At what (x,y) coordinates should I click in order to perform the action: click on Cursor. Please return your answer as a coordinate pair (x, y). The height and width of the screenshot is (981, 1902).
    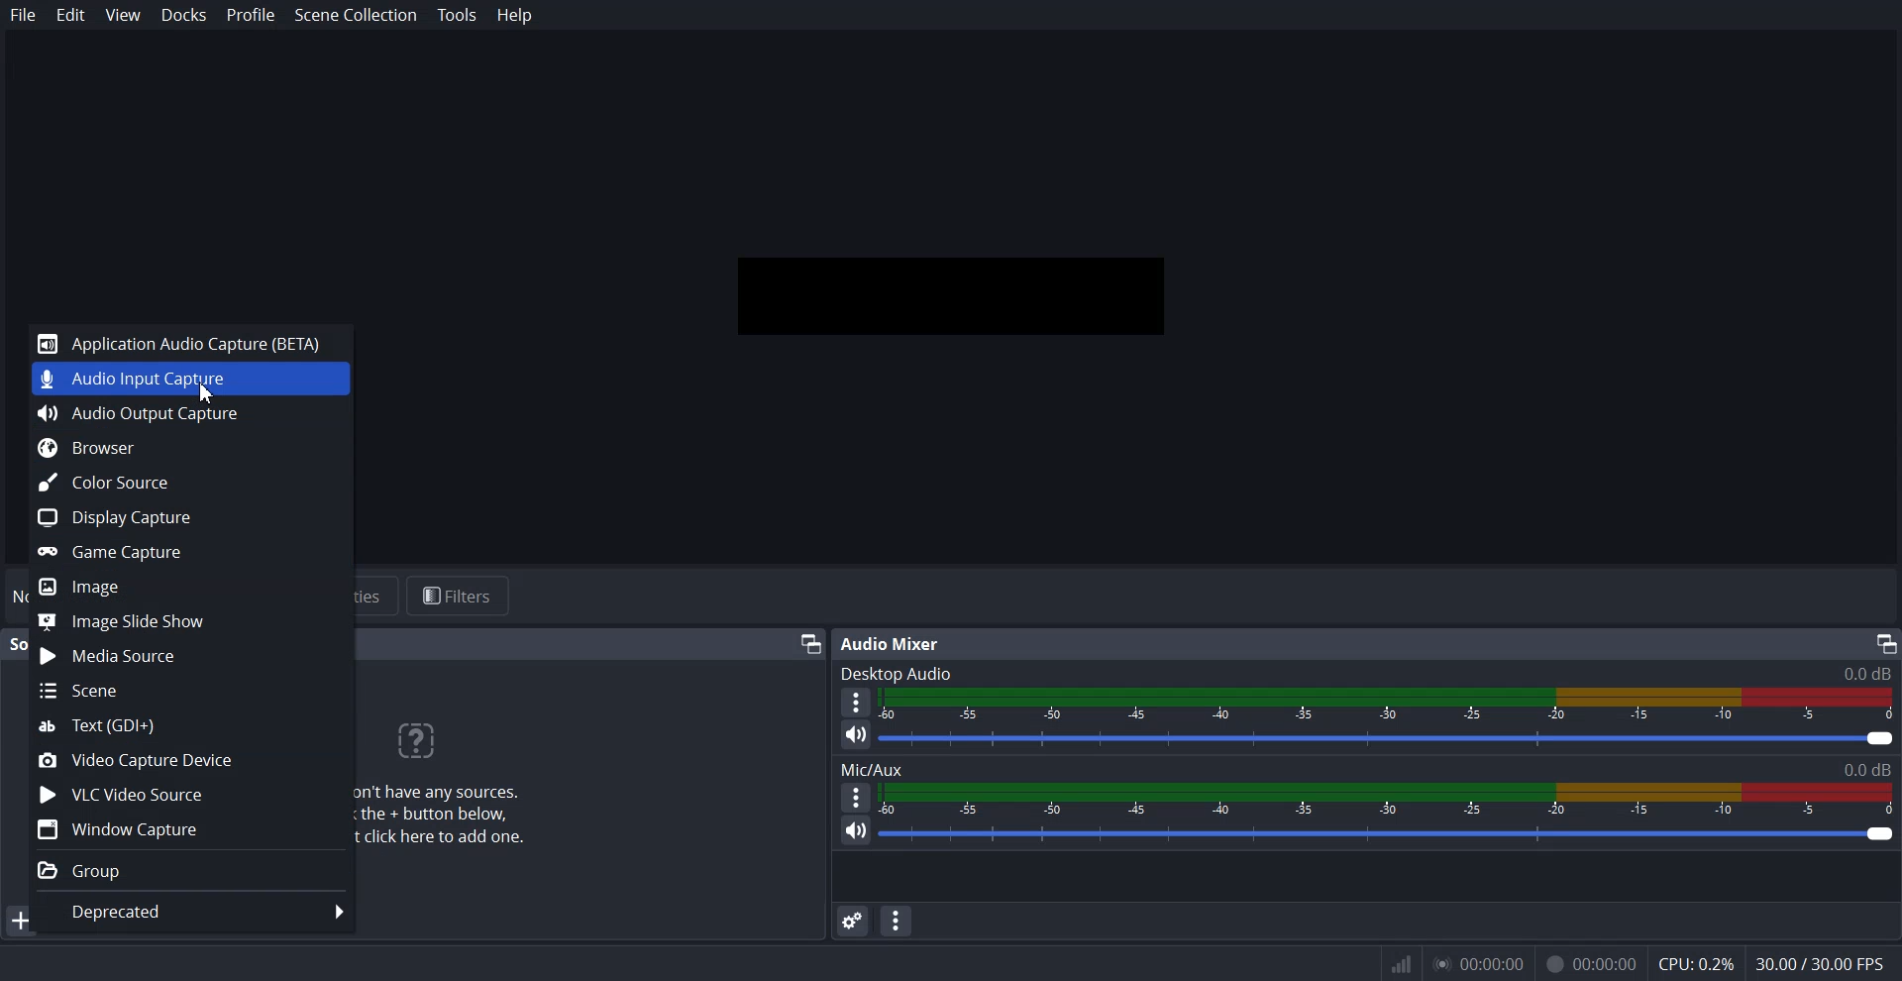
    Looking at the image, I should click on (204, 396).